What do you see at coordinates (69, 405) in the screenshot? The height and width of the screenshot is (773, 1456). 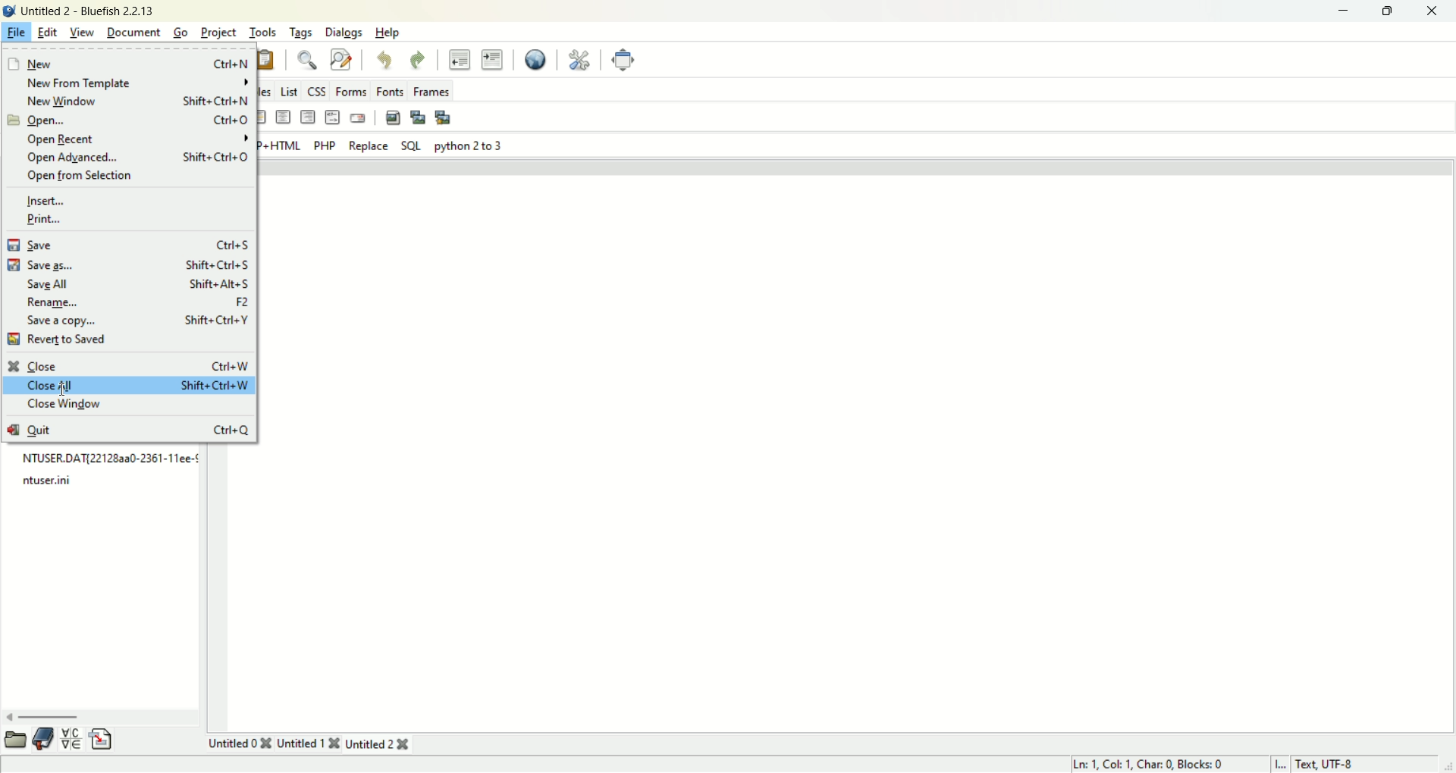 I see `close window` at bounding box center [69, 405].